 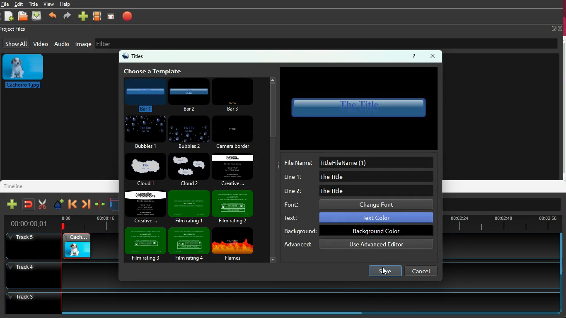 What do you see at coordinates (40, 204) in the screenshot?
I see `cut` at bounding box center [40, 204].